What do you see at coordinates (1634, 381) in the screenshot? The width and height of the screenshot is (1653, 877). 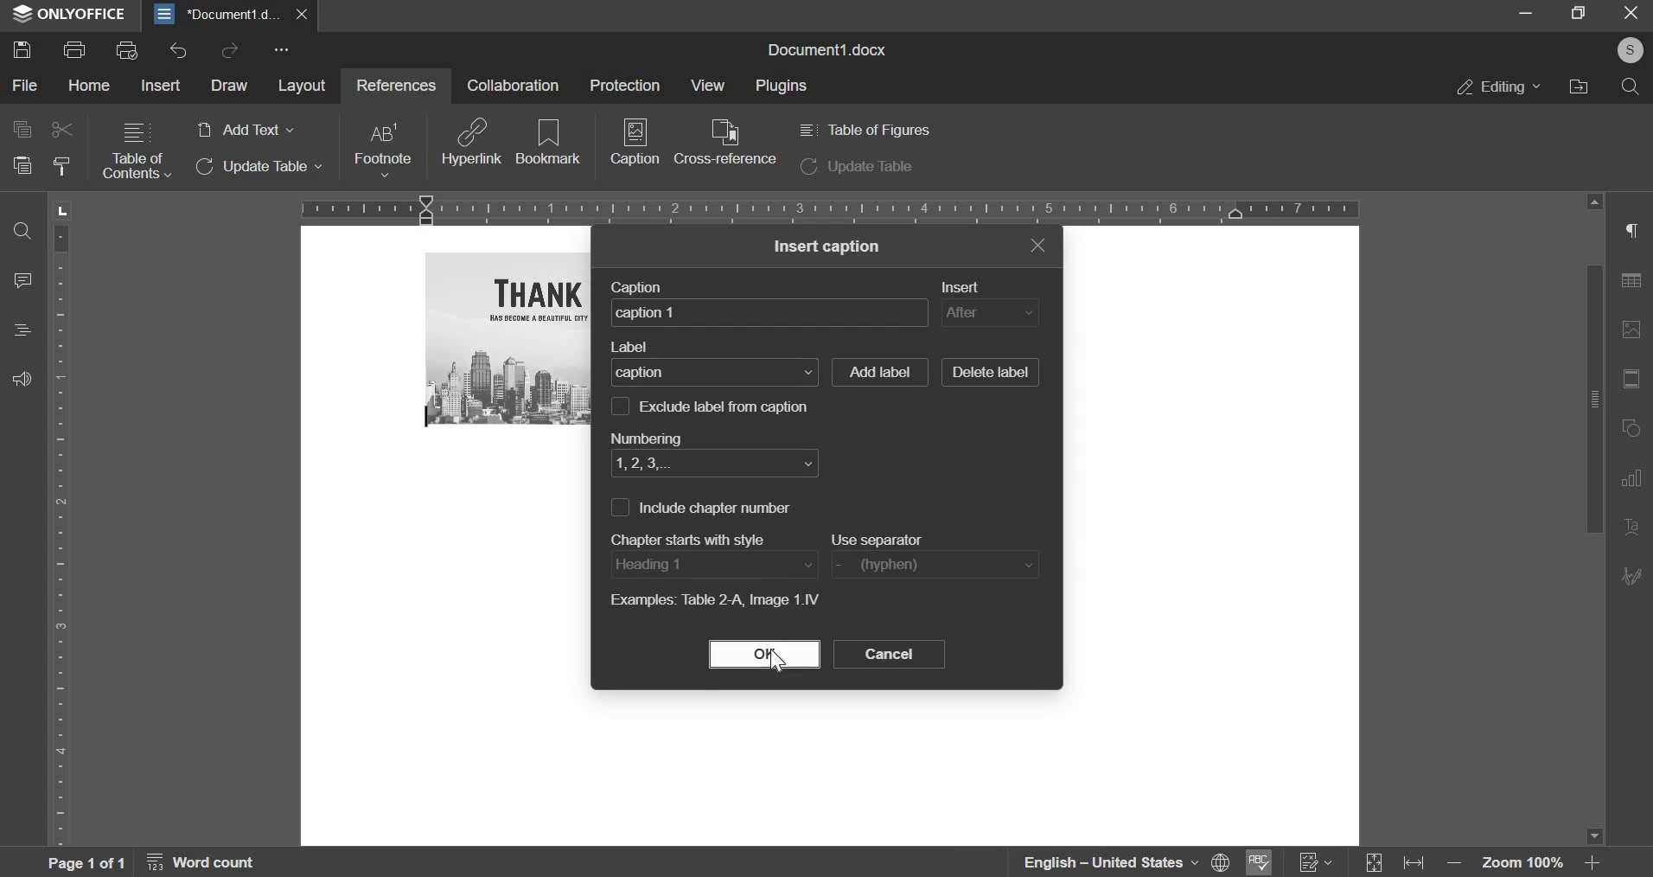 I see `fit` at bounding box center [1634, 381].